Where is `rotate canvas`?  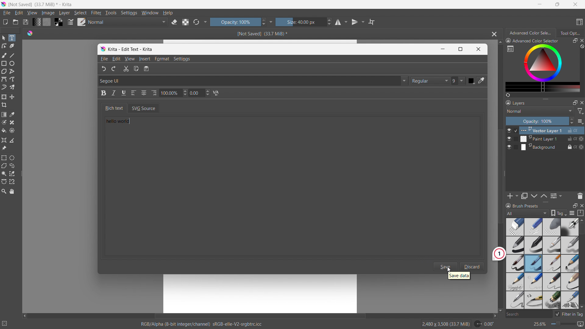
rotate canvas is located at coordinates (484, 324).